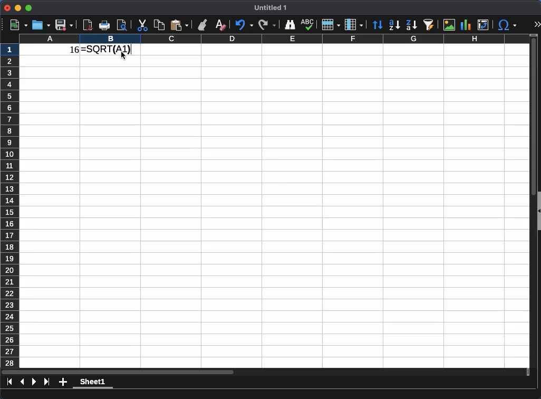 The image size is (541, 399). Describe the element at coordinates (159, 25) in the screenshot. I see `copy` at that location.